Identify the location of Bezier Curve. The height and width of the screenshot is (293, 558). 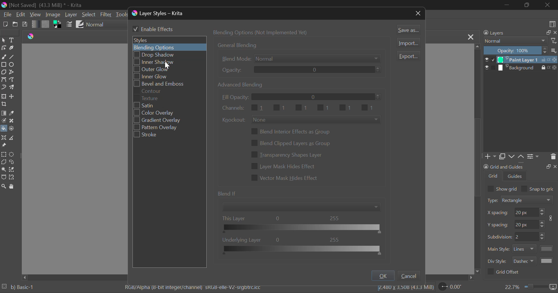
(4, 79).